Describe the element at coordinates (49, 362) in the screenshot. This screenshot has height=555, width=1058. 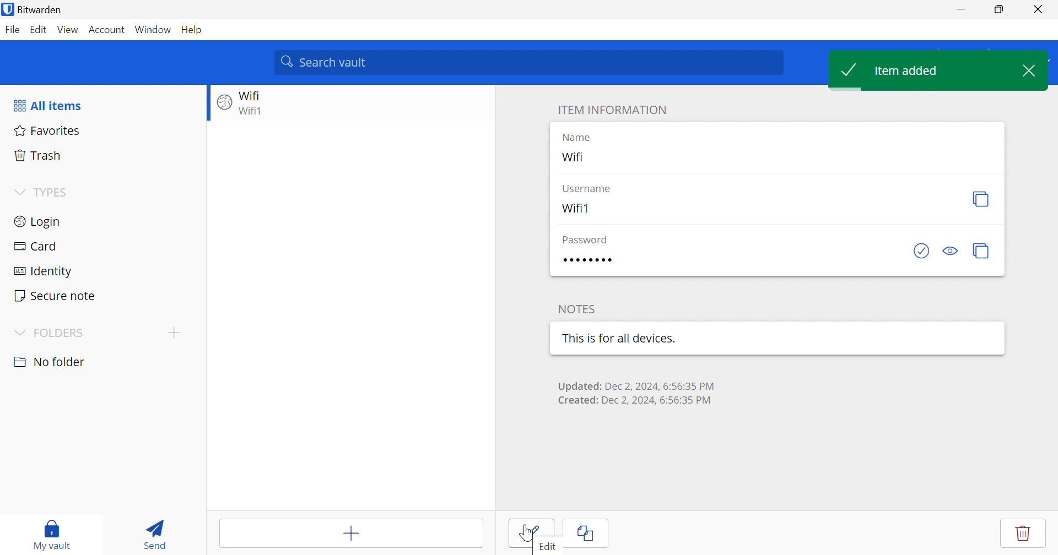
I see `nO FOLDER` at that location.